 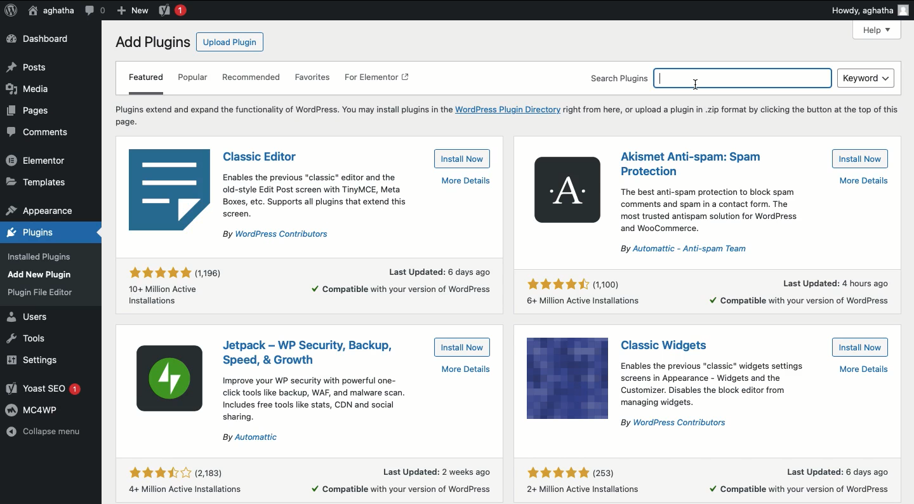 What do you see at coordinates (39, 39) in the screenshot?
I see `Dashboard` at bounding box center [39, 39].